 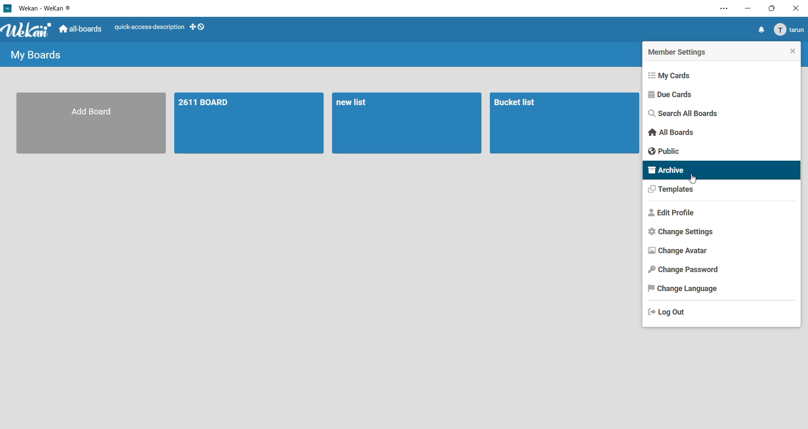 What do you see at coordinates (666, 151) in the screenshot?
I see `public` at bounding box center [666, 151].